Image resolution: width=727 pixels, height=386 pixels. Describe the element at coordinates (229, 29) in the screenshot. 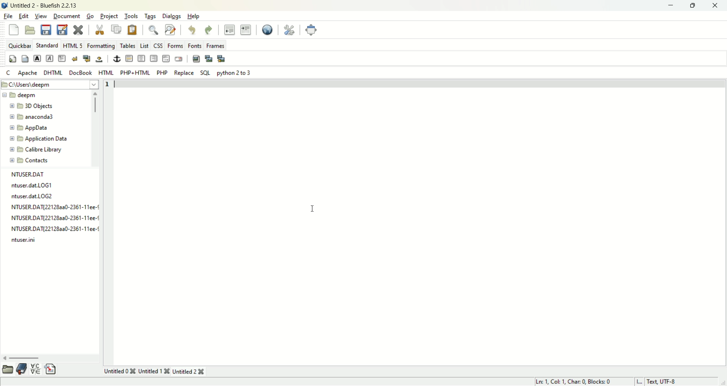

I see `unindent` at that location.